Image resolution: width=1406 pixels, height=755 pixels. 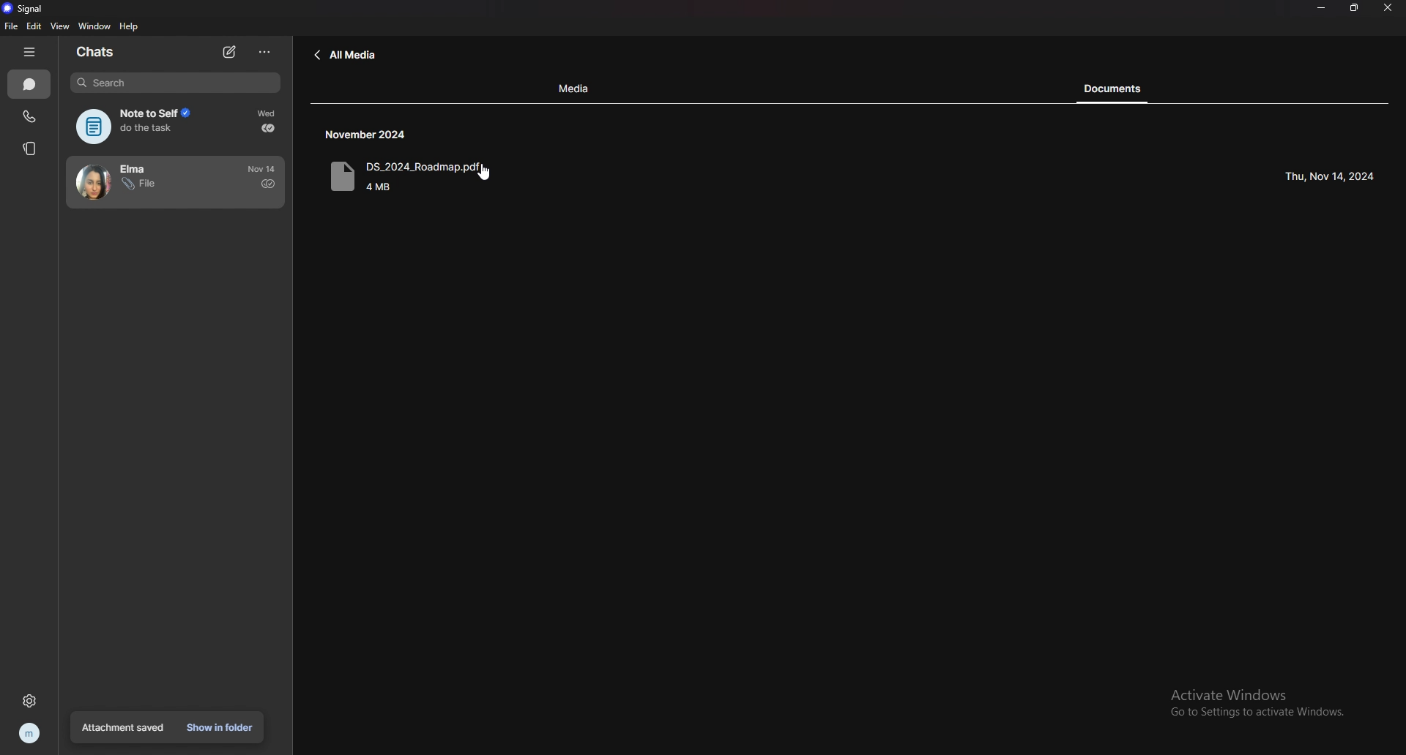 What do you see at coordinates (346, 56) in the screenshot?
I see `back` at bounding box center [346, 56].